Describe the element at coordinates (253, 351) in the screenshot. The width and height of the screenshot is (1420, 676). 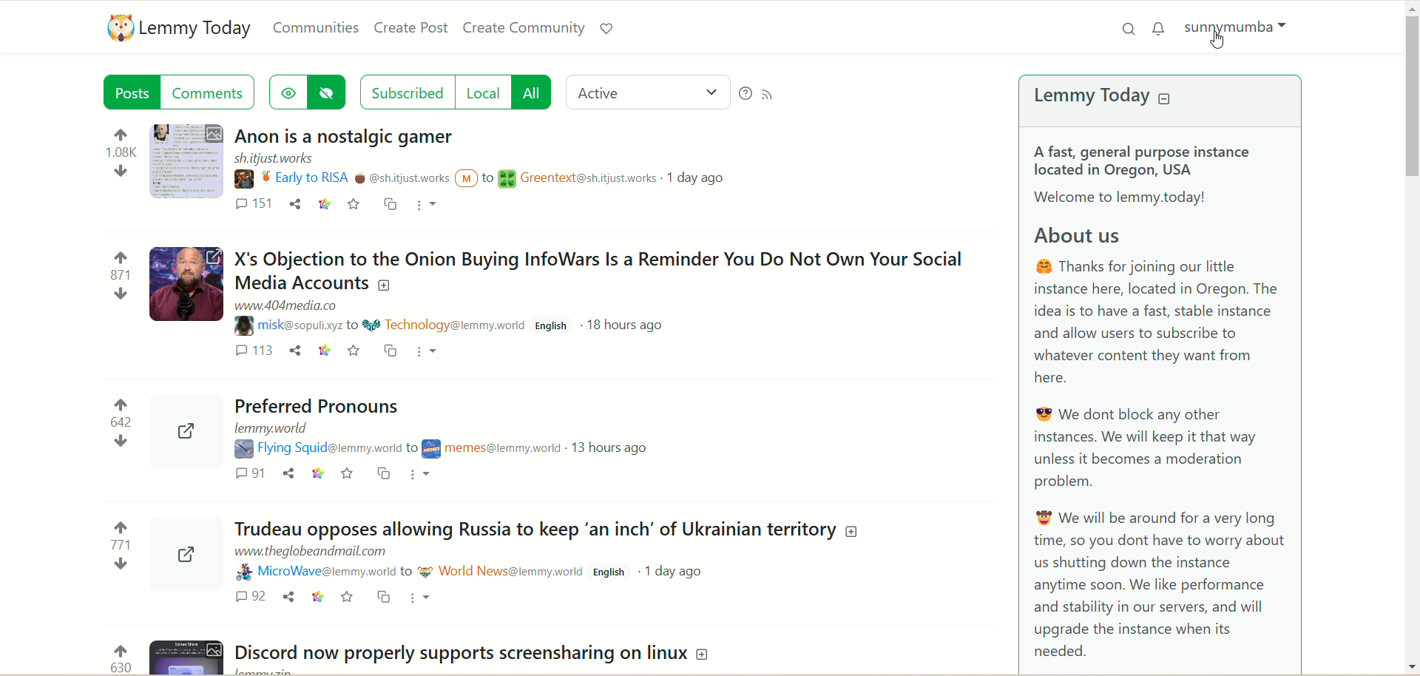
I see `Comments` at that location.